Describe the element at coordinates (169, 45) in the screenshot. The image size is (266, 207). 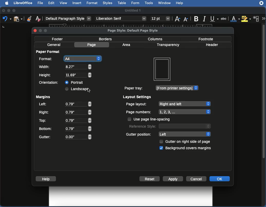
I see `Transparency` at that location.